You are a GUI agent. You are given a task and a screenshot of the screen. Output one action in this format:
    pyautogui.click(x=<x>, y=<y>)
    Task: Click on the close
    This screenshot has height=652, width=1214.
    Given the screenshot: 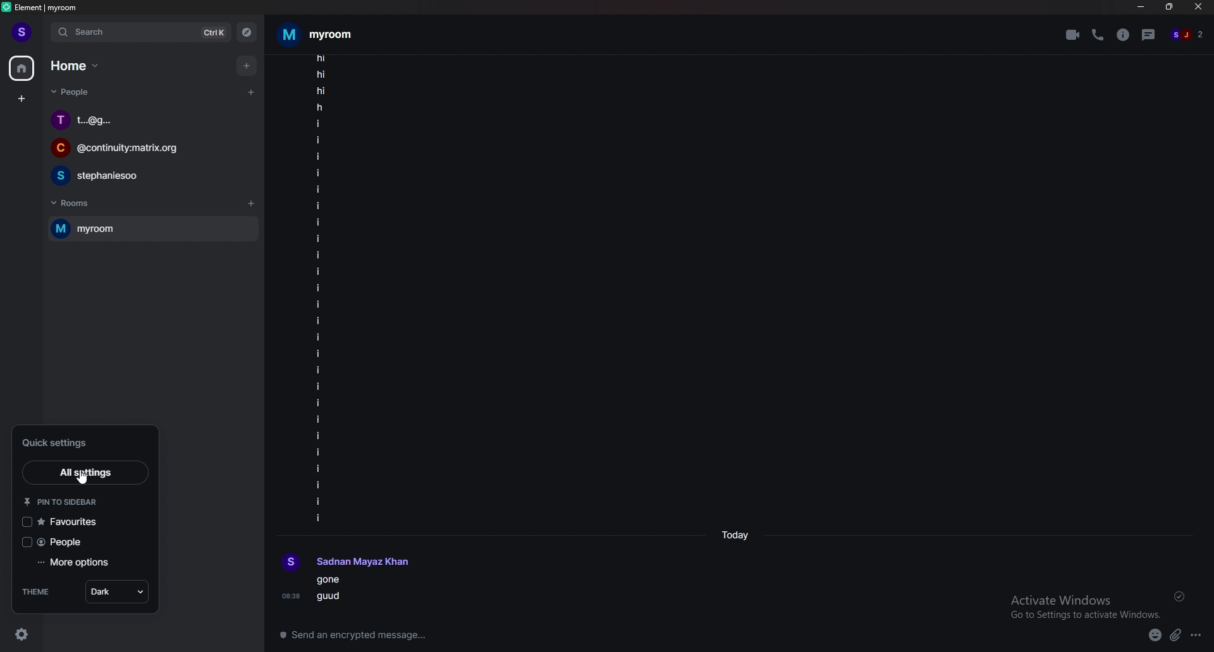 What is the action you would take?
    pyautogui.click(x=1198, y=8)
    